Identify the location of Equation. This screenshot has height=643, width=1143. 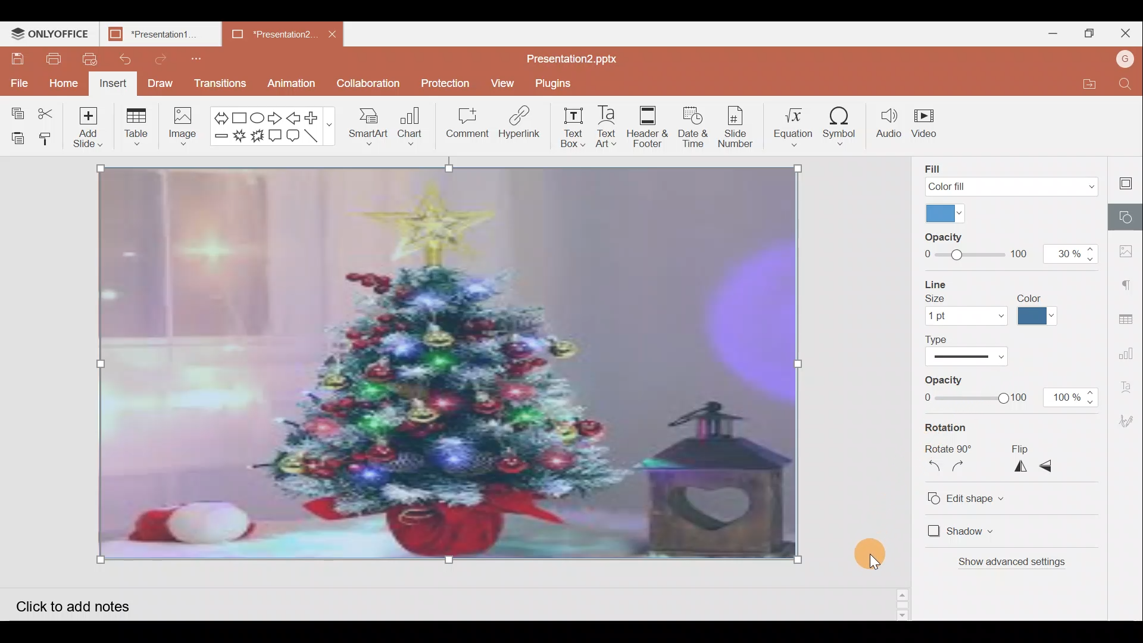
(793, 124).